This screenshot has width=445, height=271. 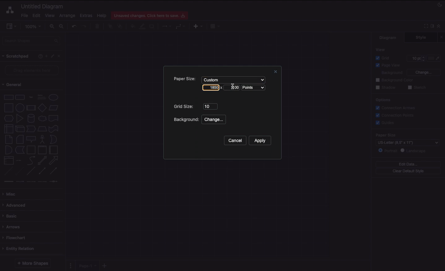 What do you see at coordinates (384, 58) in the screenshot?
I see `Grid` at bounding box center [384, 58].